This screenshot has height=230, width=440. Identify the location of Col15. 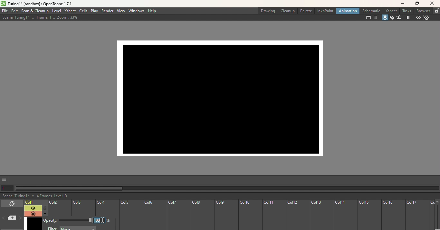
(370, 215).